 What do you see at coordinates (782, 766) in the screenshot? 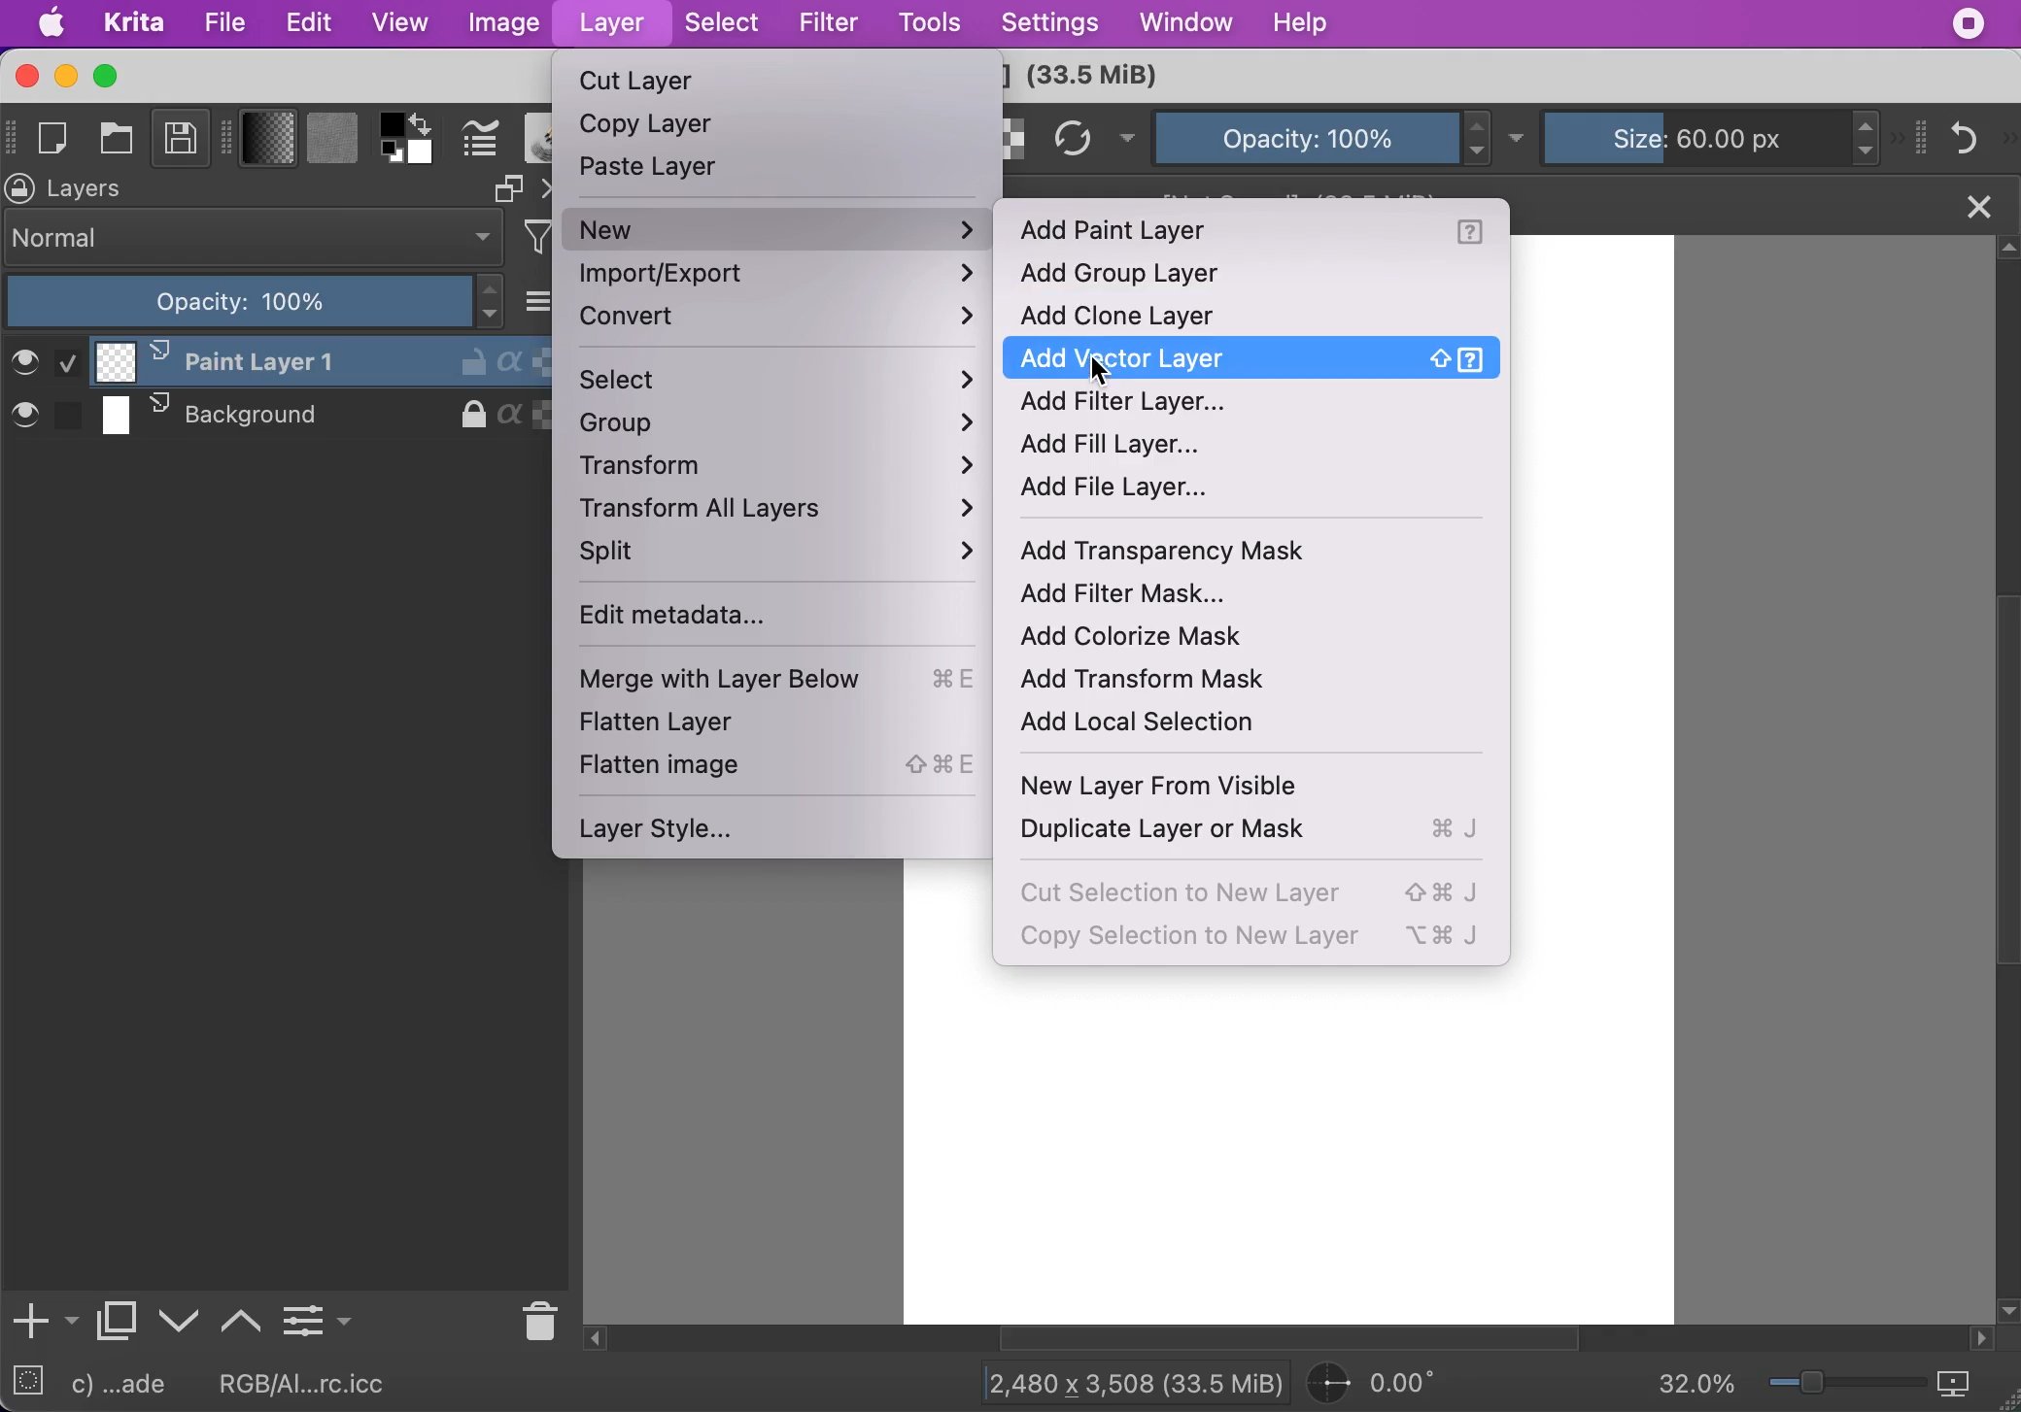
I see `flatten image` at bounding box center [782, 766].